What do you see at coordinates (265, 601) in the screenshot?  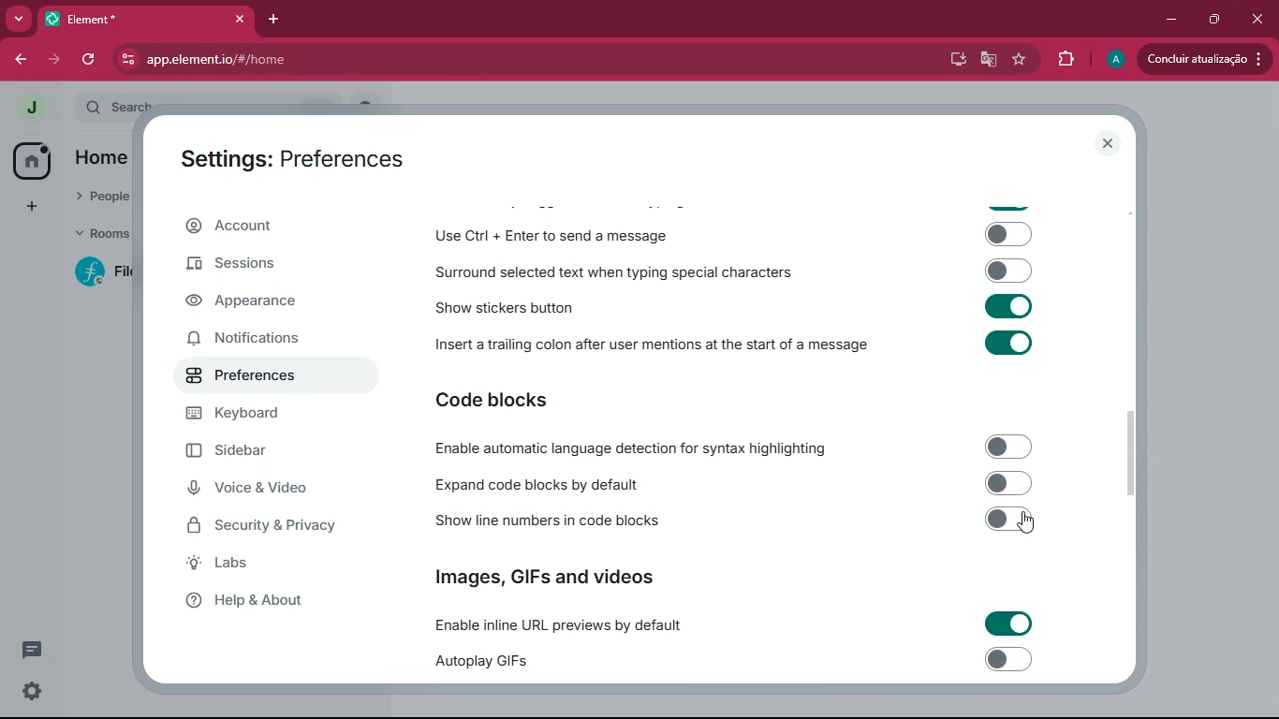 I see `help ` at bounding box center [265, 601].